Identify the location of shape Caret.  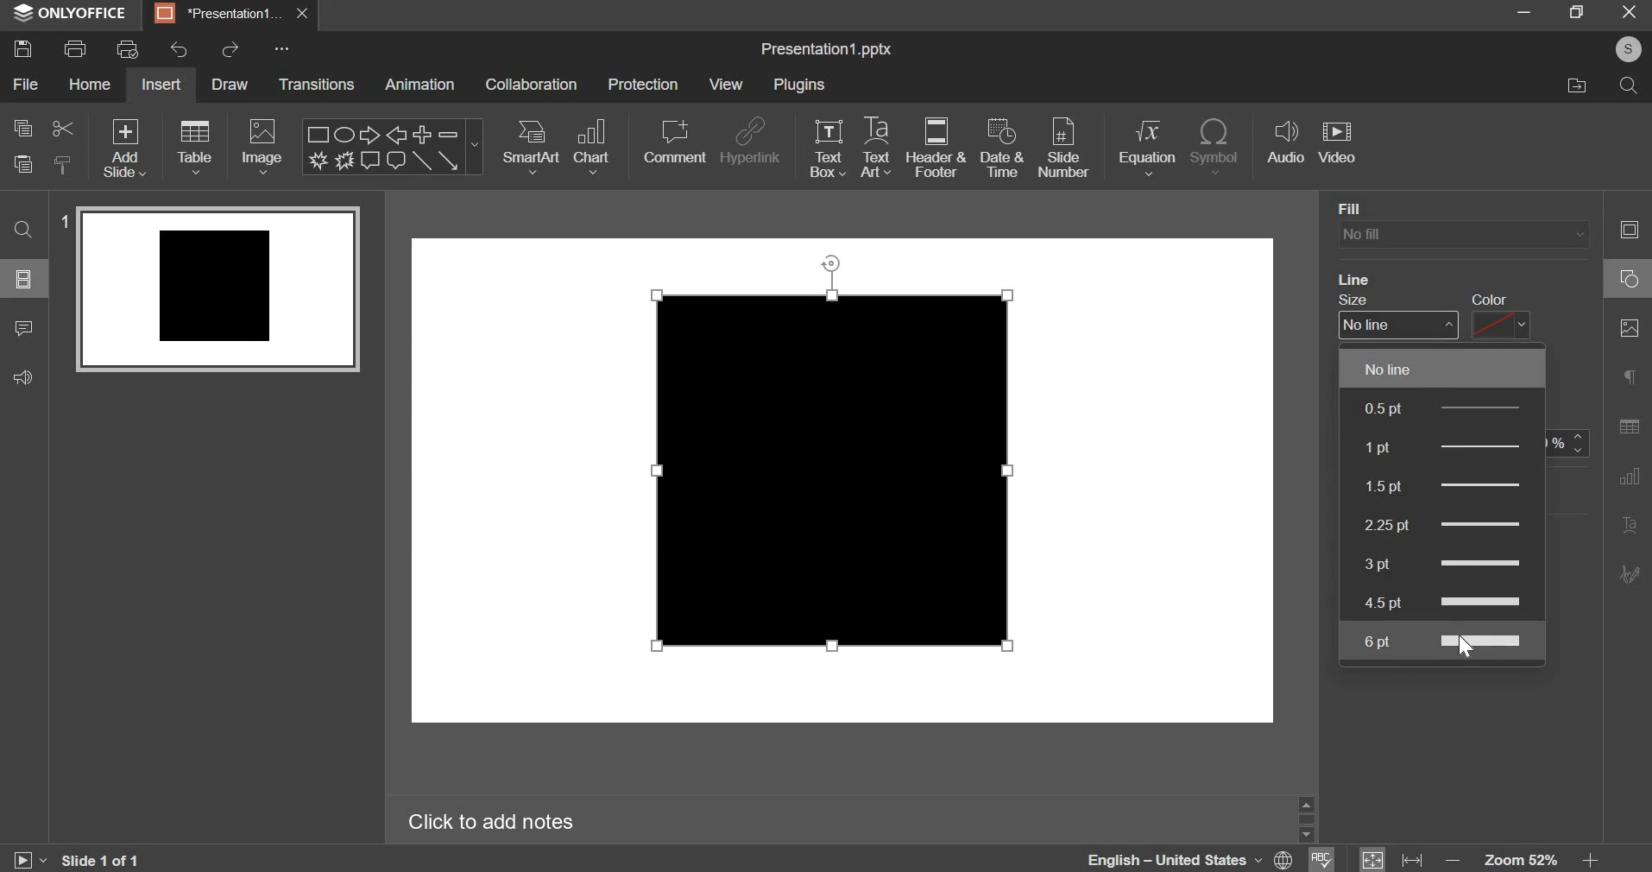
(475, 148).